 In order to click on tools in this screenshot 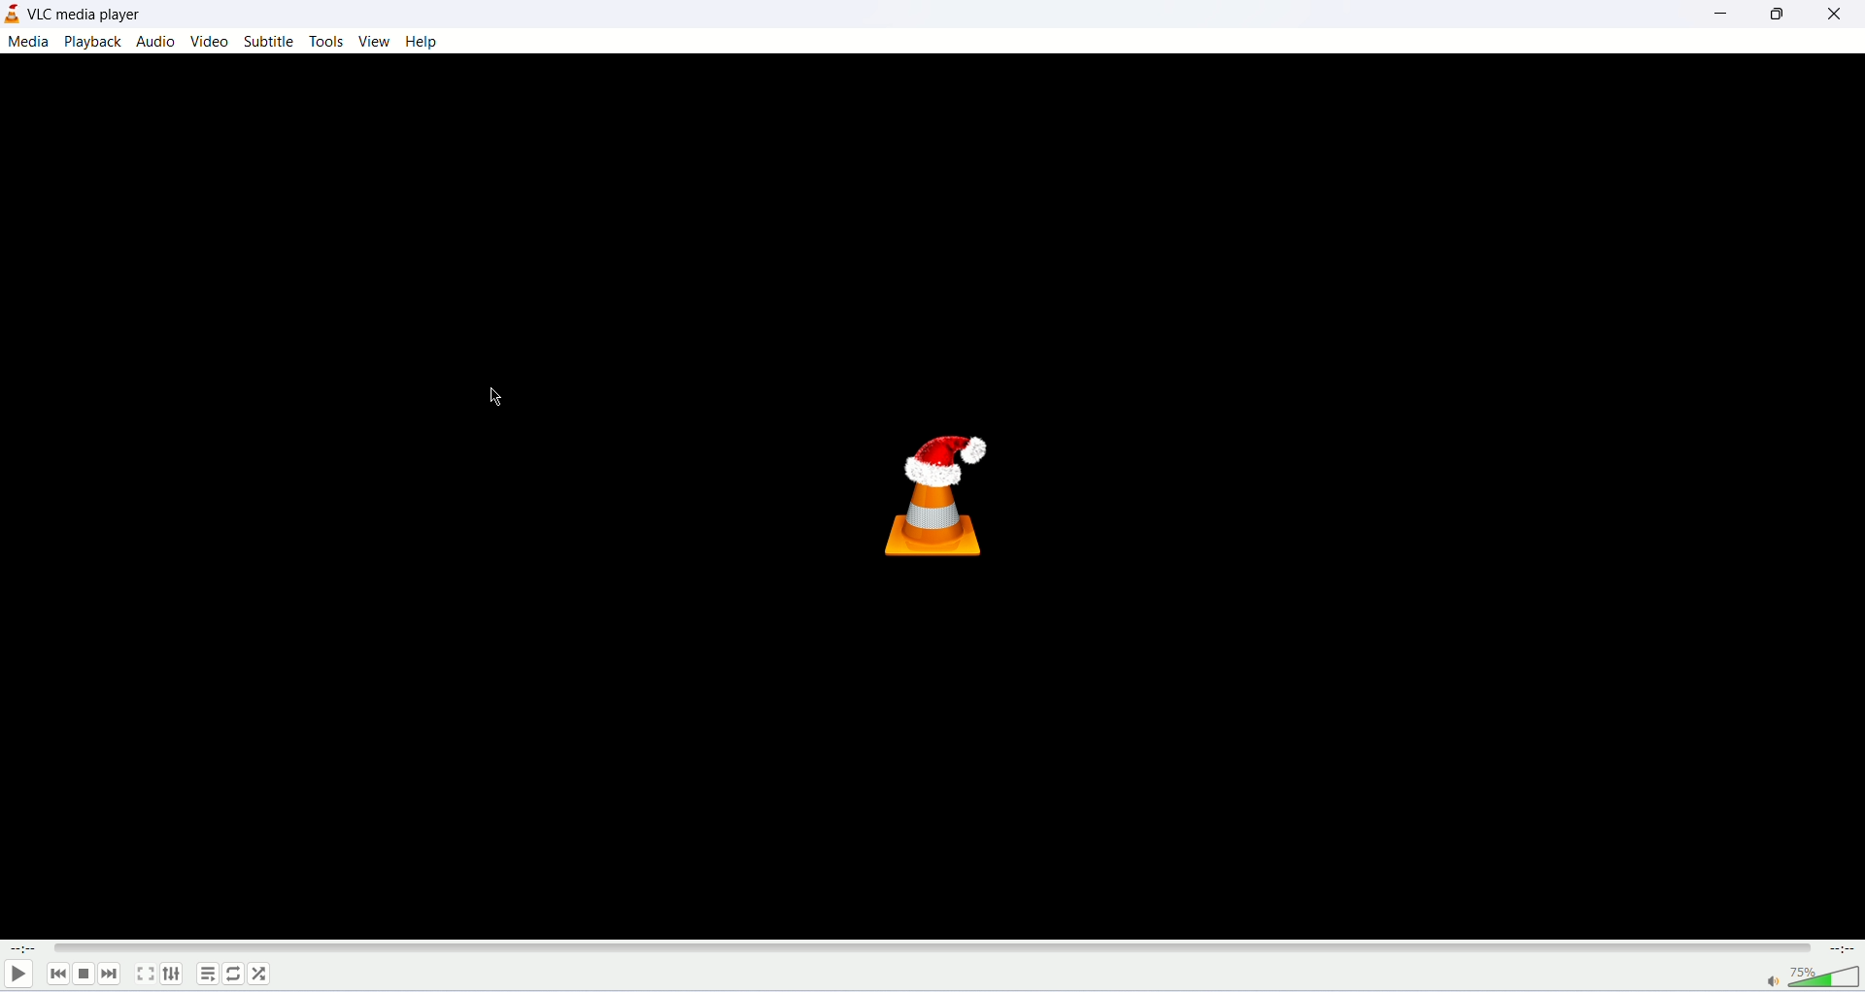, I will do `click(327, 42)`.